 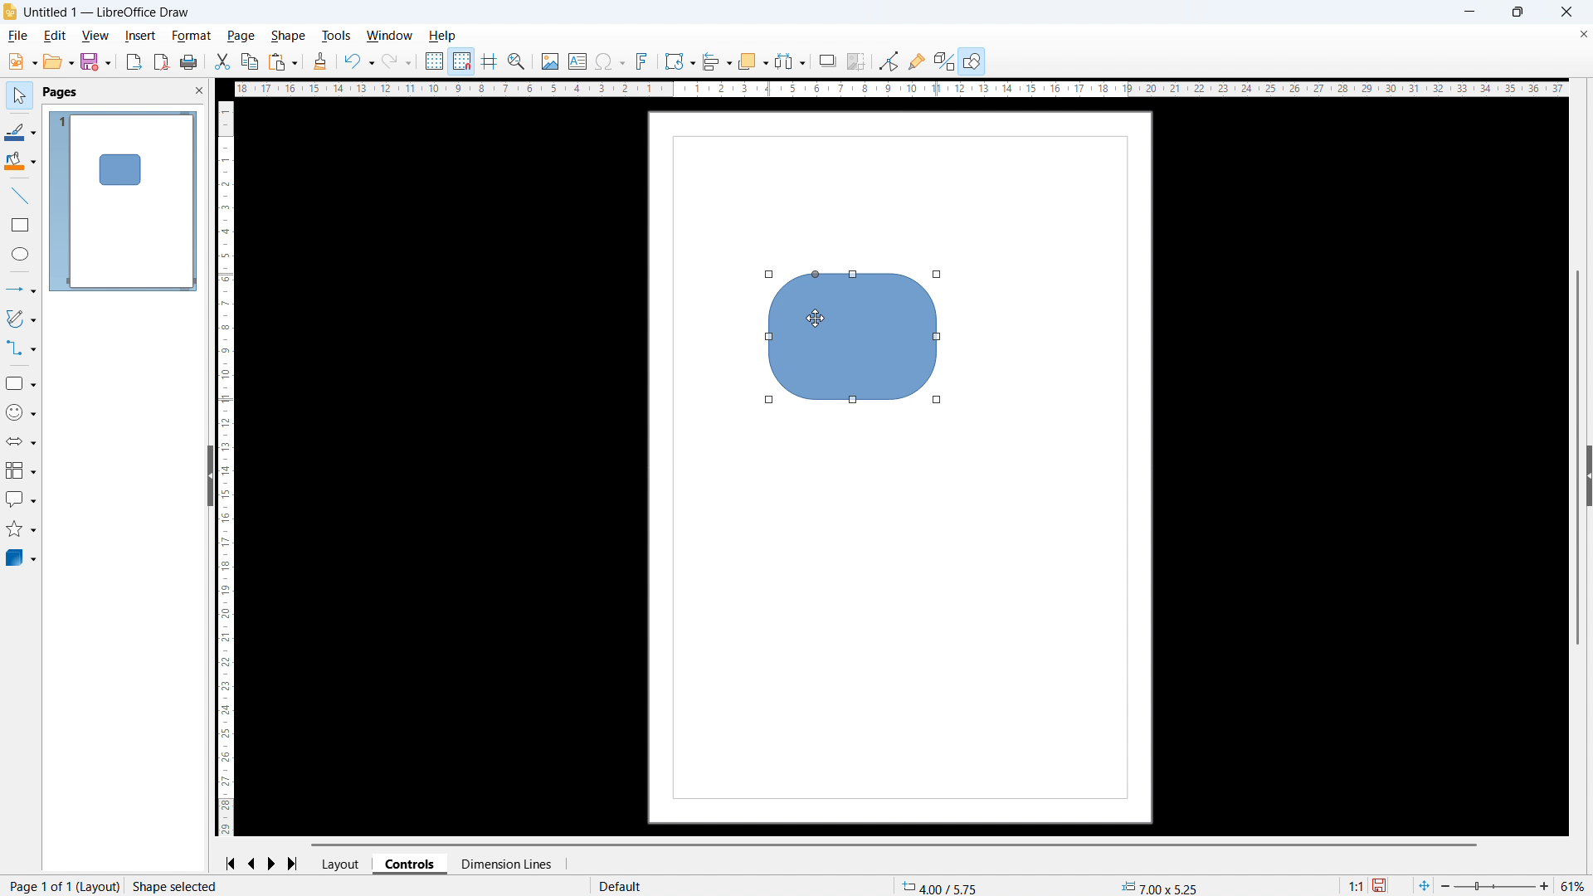 What do you see at coordinates (227, 469) in the screenshot?
I see `Vertical ruler ` at bounding box center [227, 469].